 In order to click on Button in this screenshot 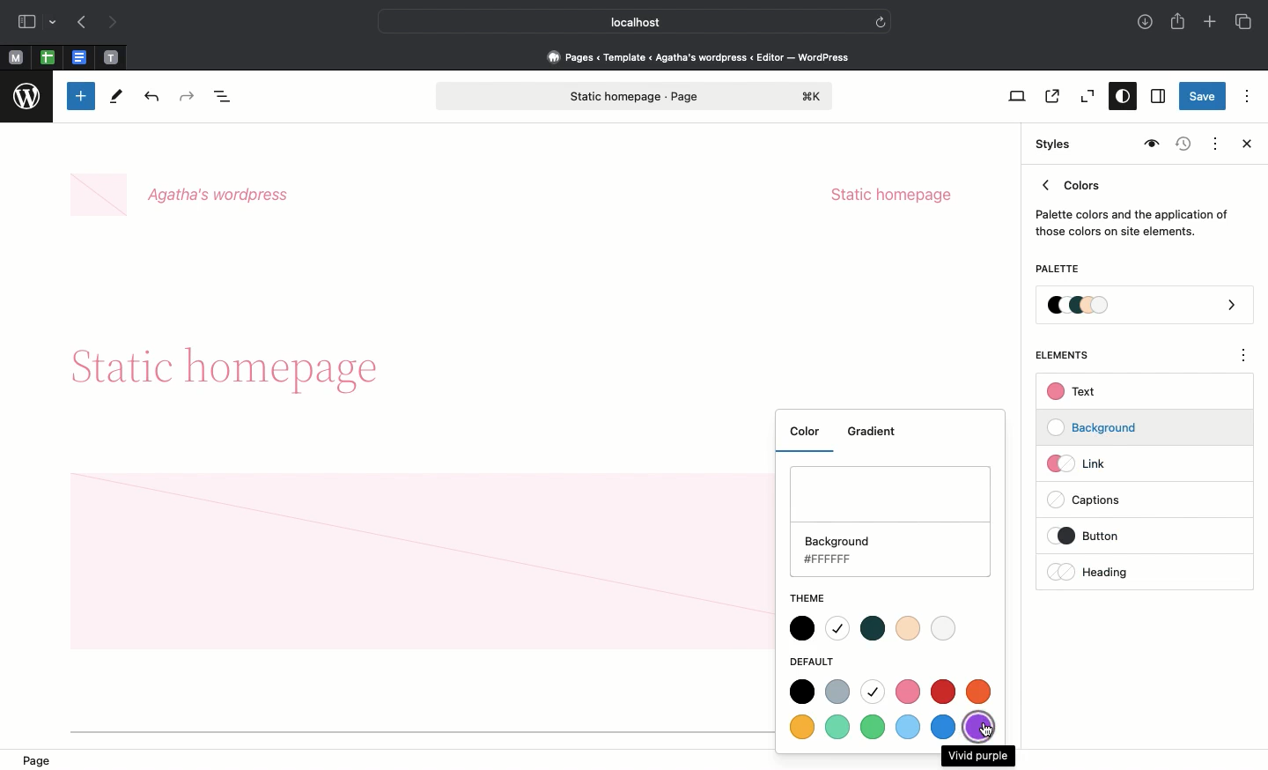, I will do `click(1100, 536)`.